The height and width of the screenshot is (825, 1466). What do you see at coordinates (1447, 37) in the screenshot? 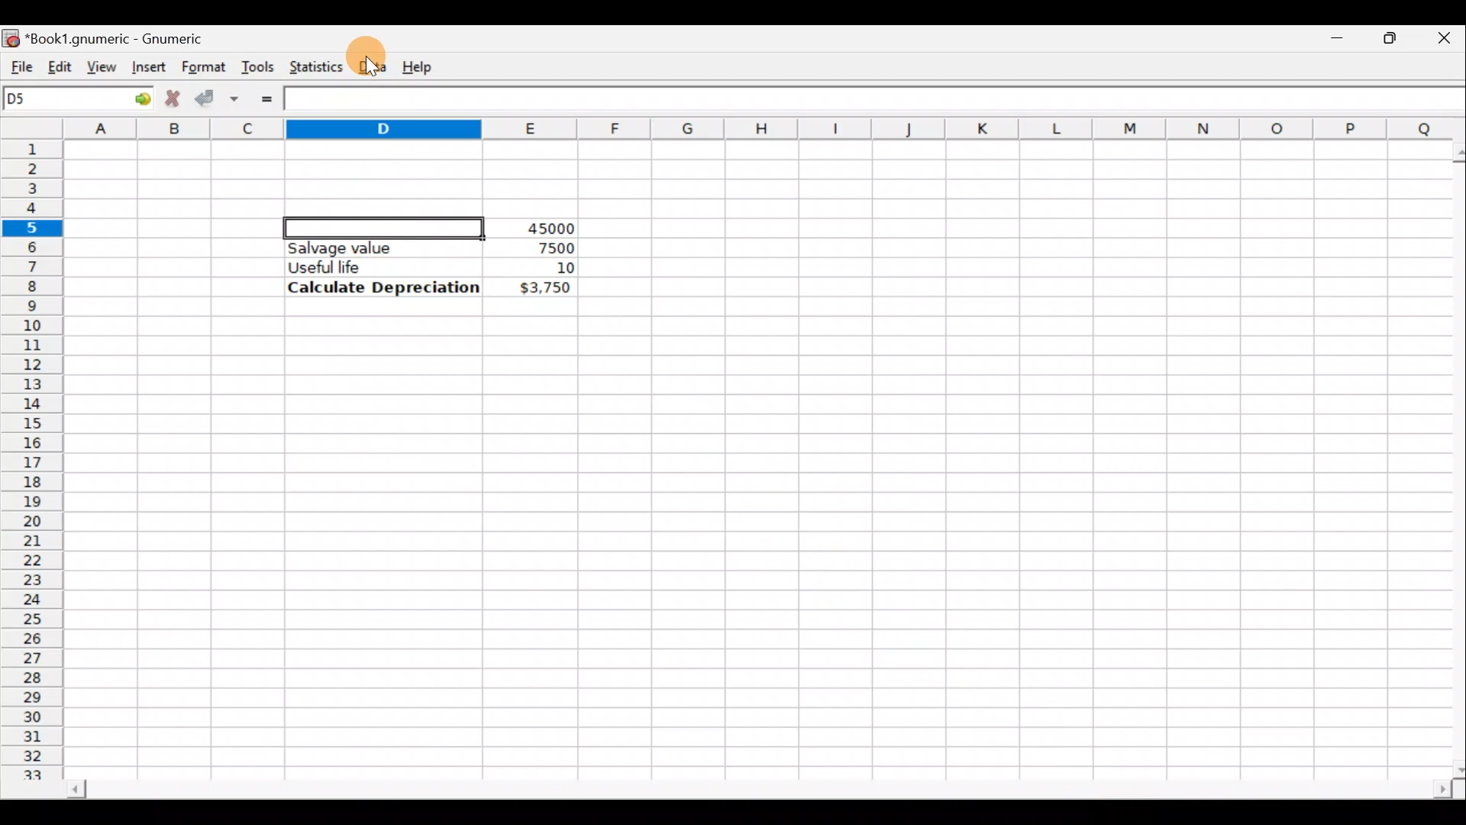
I see `Close` at bounding box center [1447, 37].